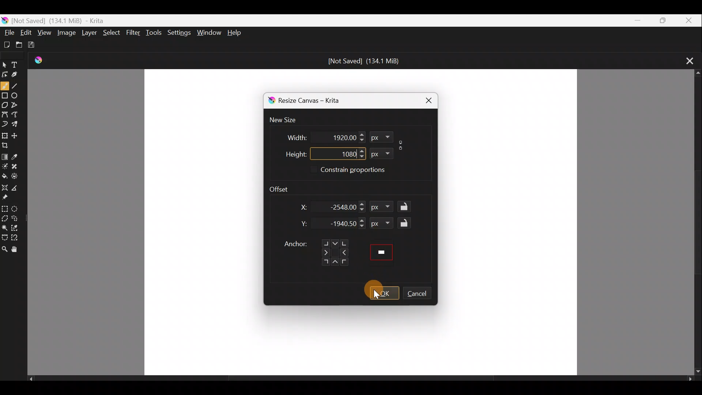 The height and width of the screenshot is (395, 702). Describe the element at coordinates (333, 135) in the screenshot. I see `1920.00` at that location.